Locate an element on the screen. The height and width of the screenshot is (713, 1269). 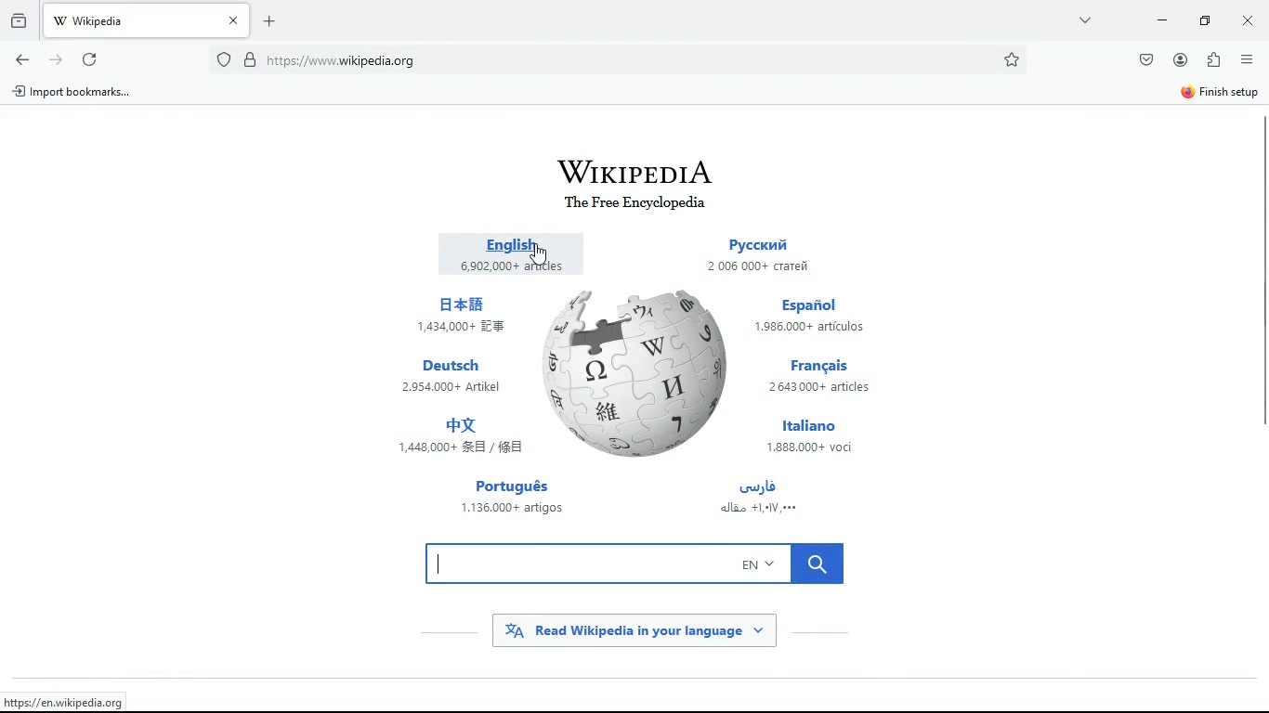
tab is located at coordinates (150, 21).